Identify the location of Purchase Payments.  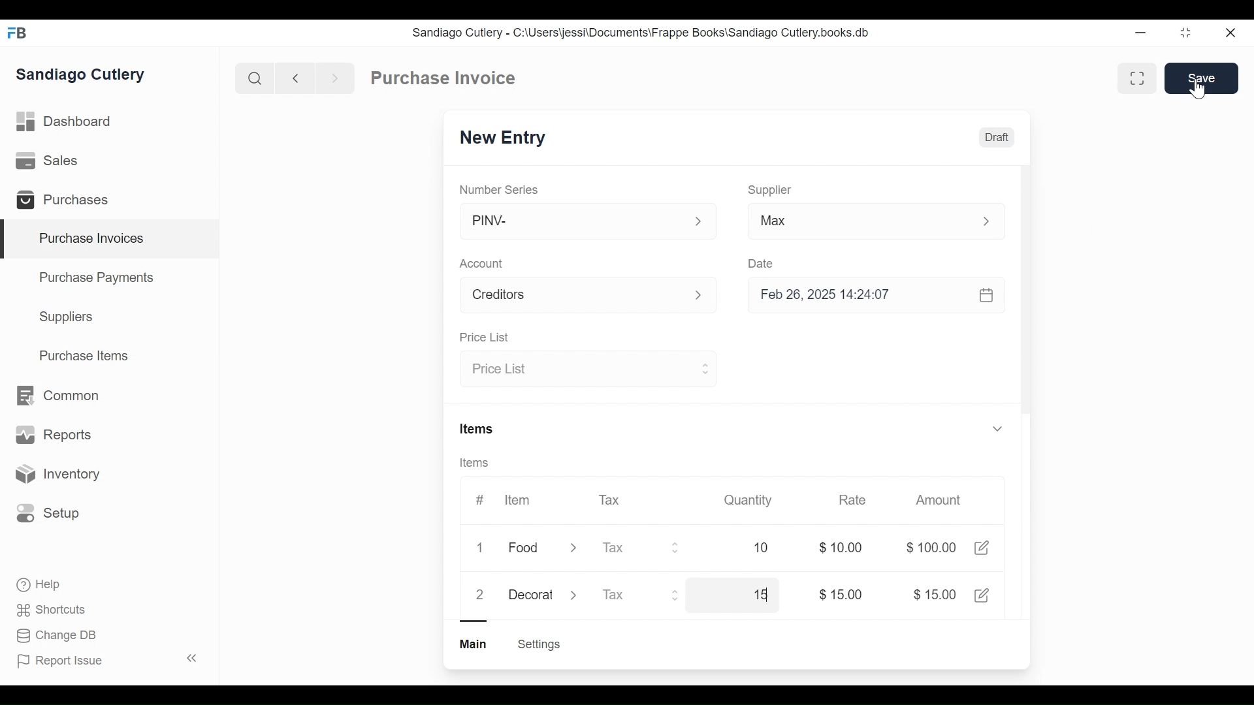
(99, 279).